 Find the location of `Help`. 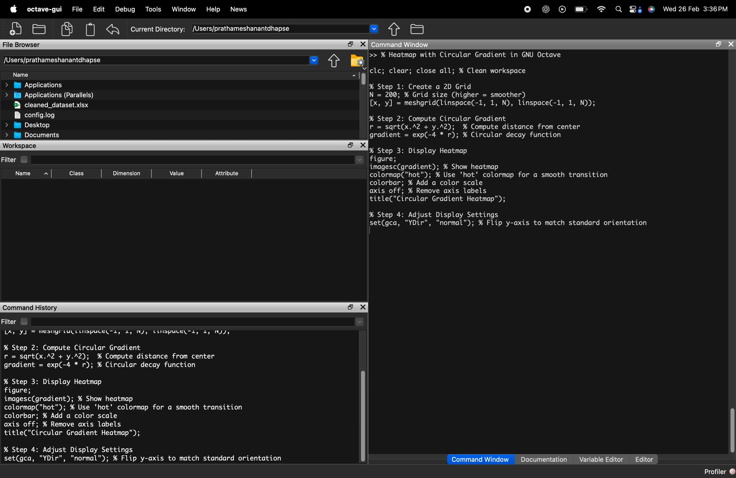

Help is located at coordinates (214, 9).